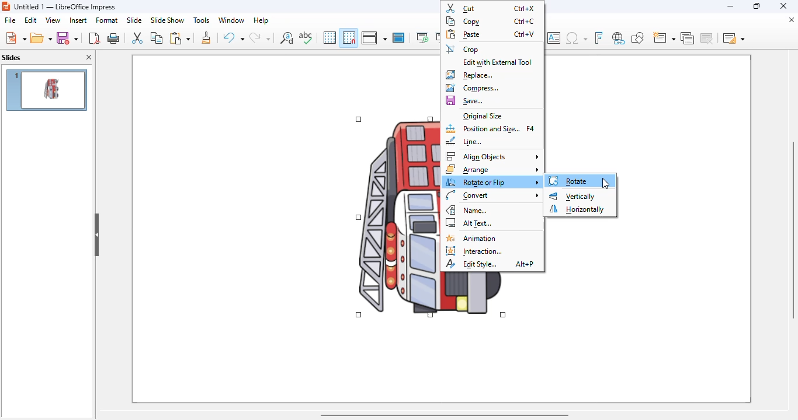 This screenshot has width=798, height=420. Describe the element at coordinates (261, 20) in the screenshot. I see `help` at that location.